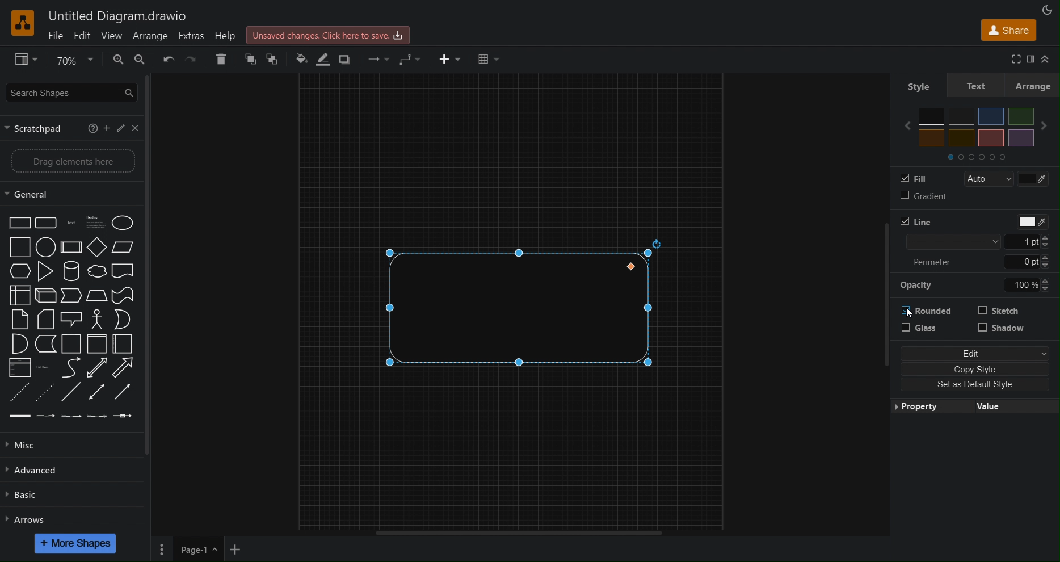 The height and width of the screenshot is (562, 1060). What do you see at coordinates (274, 60) in the screenshot?
I see `Send Front` at bounding box center [274, 60].